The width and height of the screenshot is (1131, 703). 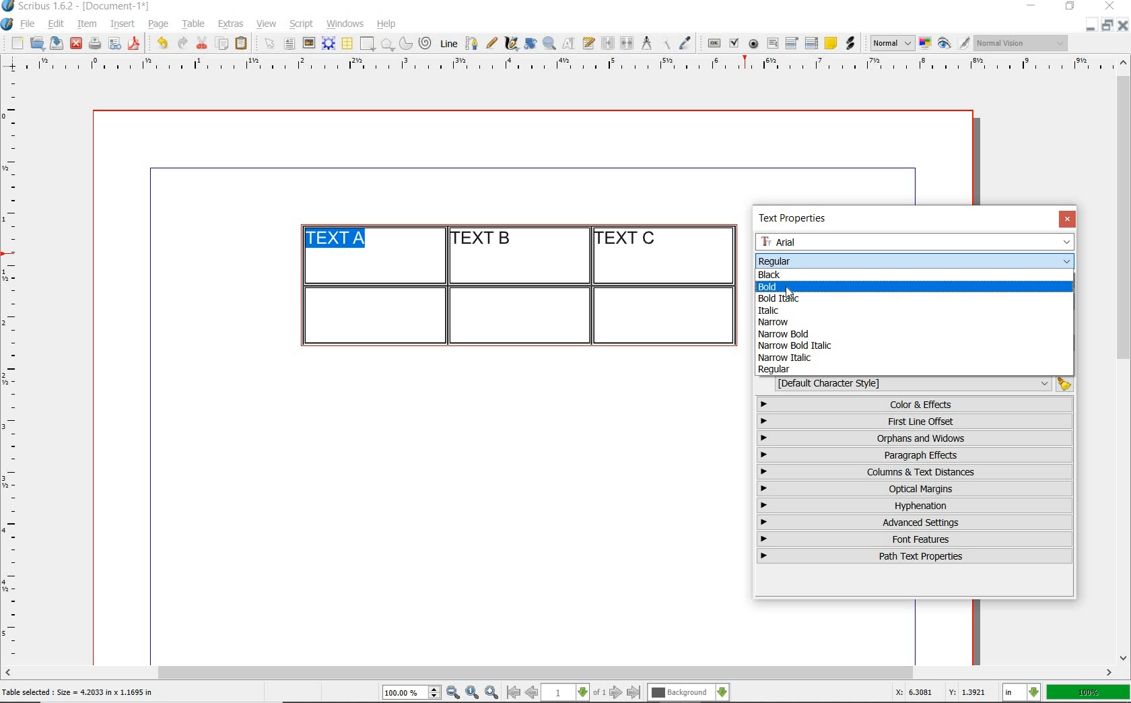 I want to click on new, so click(x=15, y=43).